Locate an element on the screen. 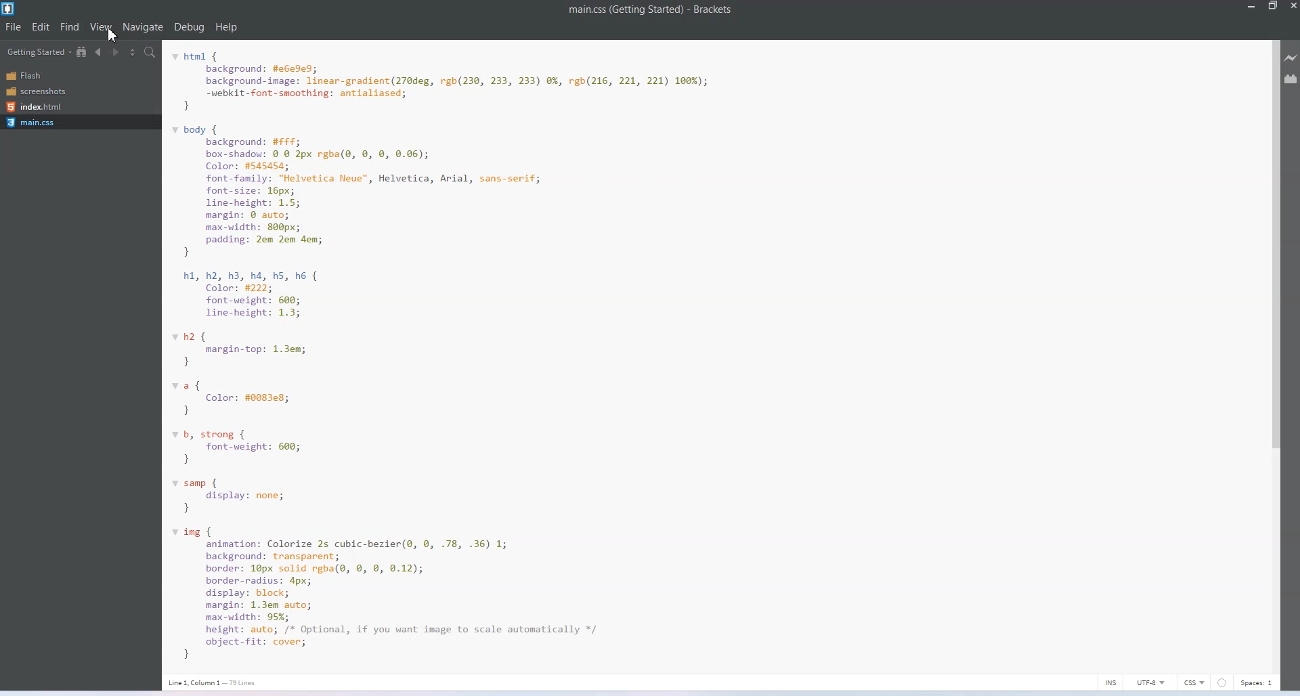 Image resolution: width=1300 pixels, height=696 pixels. Minimize is located at coordinates (1252, 6).